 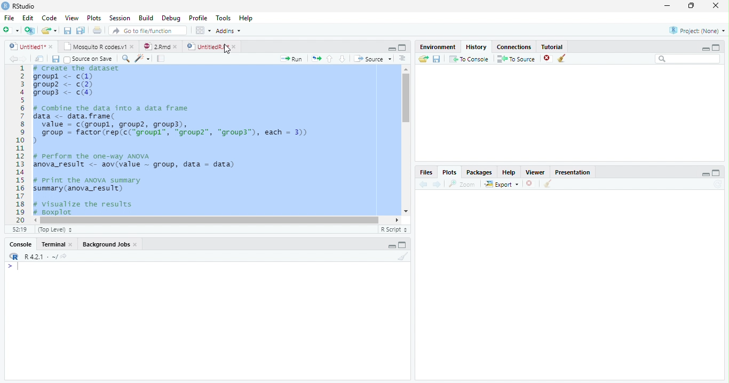 I want to click on View, so click(x=72, y=19).